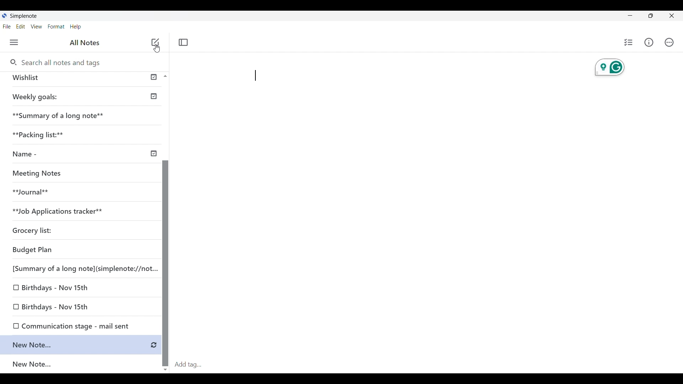  I want to click on Click to add note, so click(156, 42).